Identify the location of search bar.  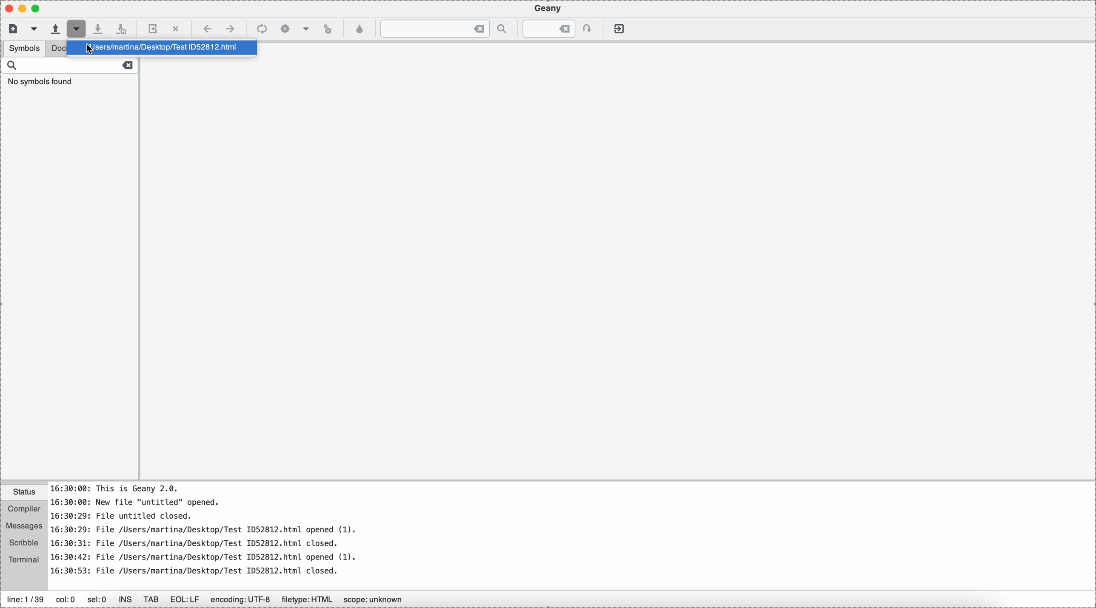
(69, 74).